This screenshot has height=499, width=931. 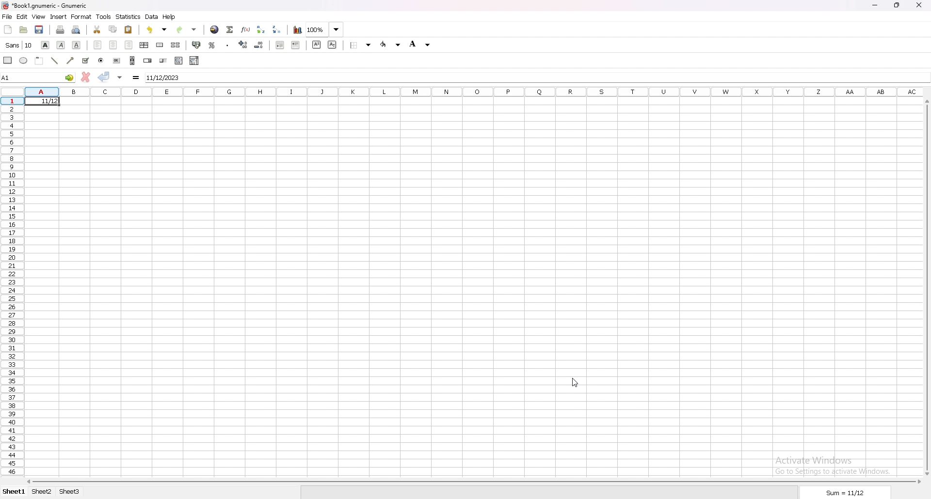 What do you see at coordinates (47, 103) in the screenshot?
I see `date` at bounding box center [47, 103].